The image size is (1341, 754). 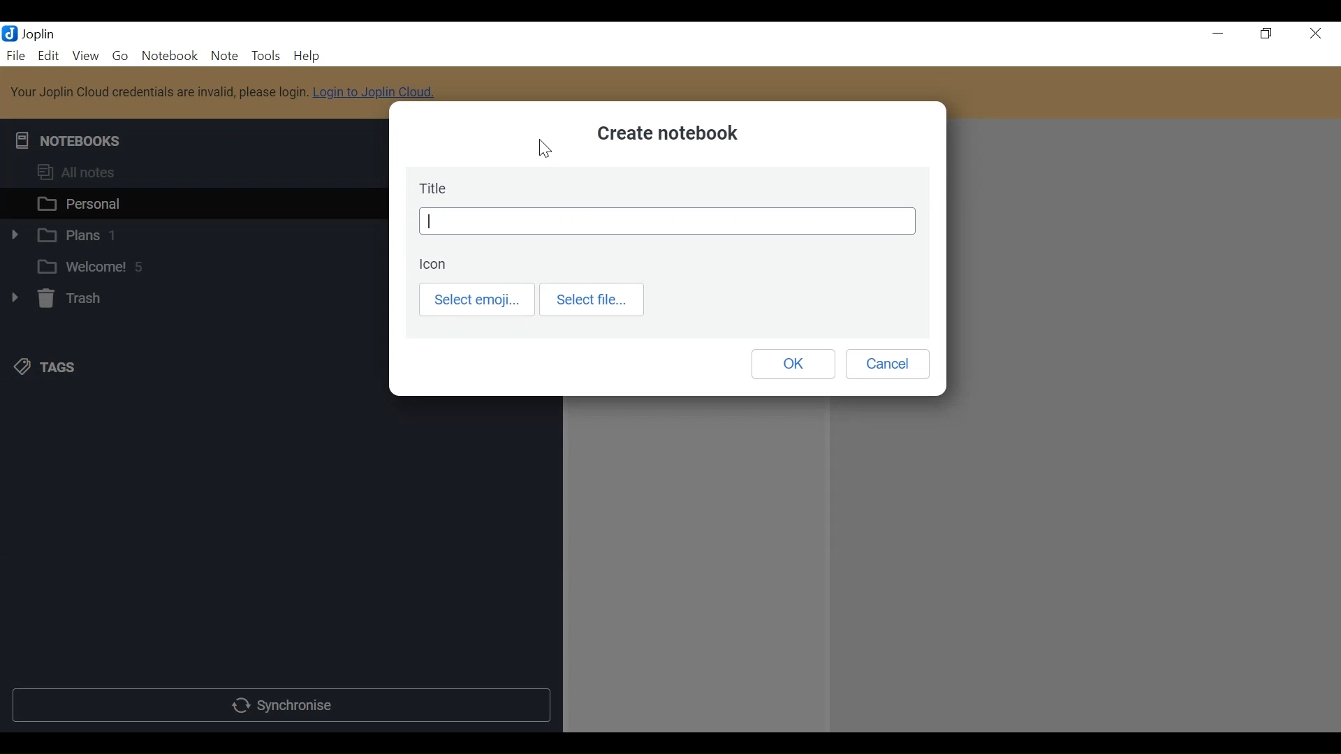 What do you see at coordinates (121, 54) in the screenshot?
I see `Go` at bounding box center [121, 54].